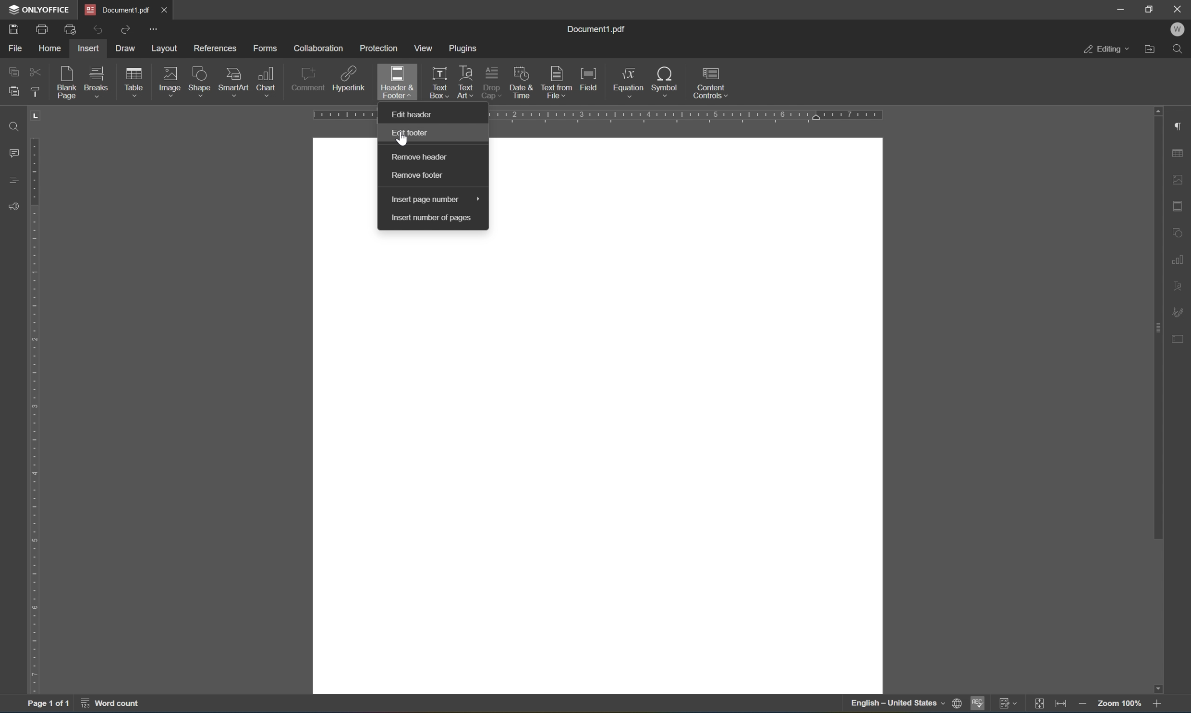 The width and height of the screenshot is (1191, 713). What do you see at coordinates (412, 132) in the screenshot?
I see `edit header` at bounding box center [412, 132].